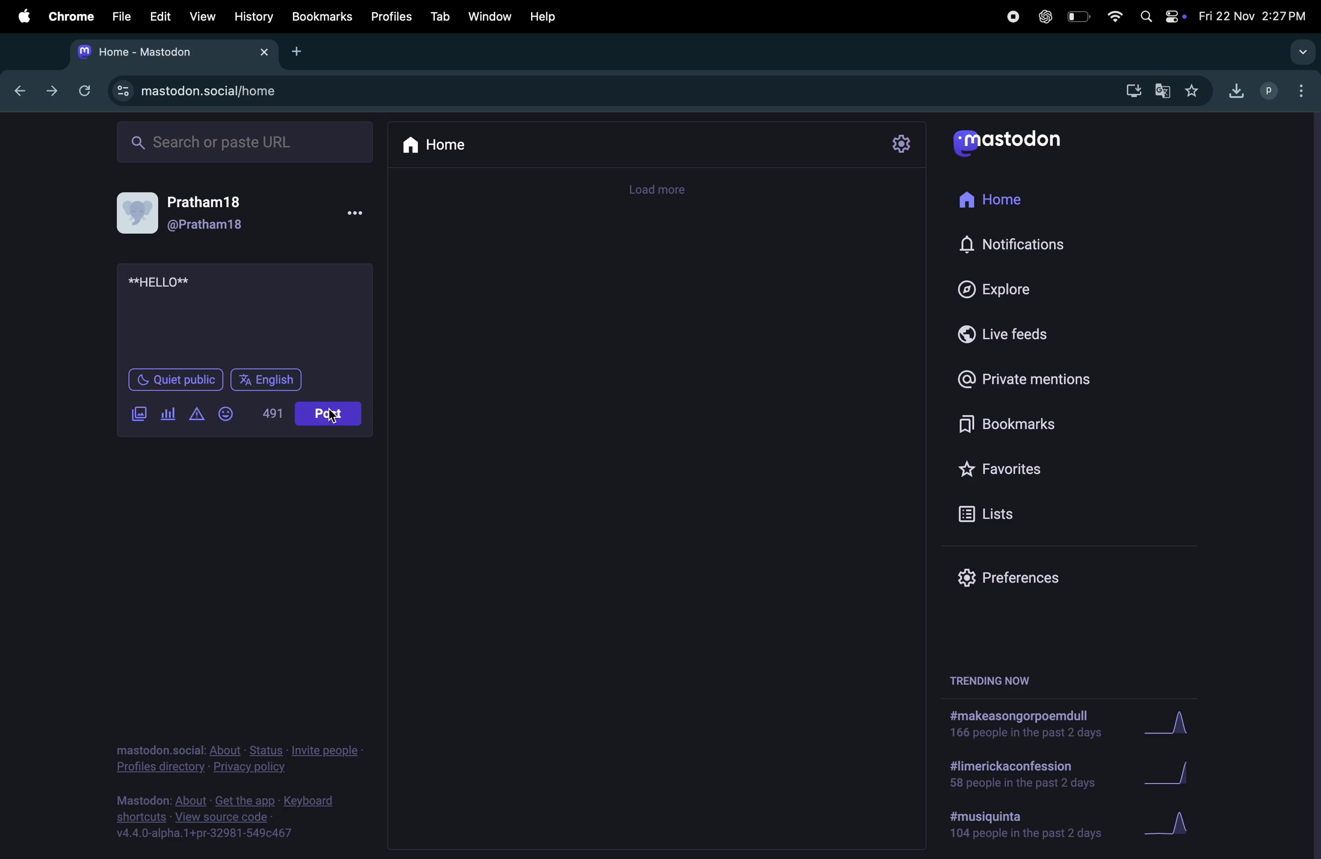 This screenshot has width=1321, height=859. I want to click on wifi, so click(1116, 17).